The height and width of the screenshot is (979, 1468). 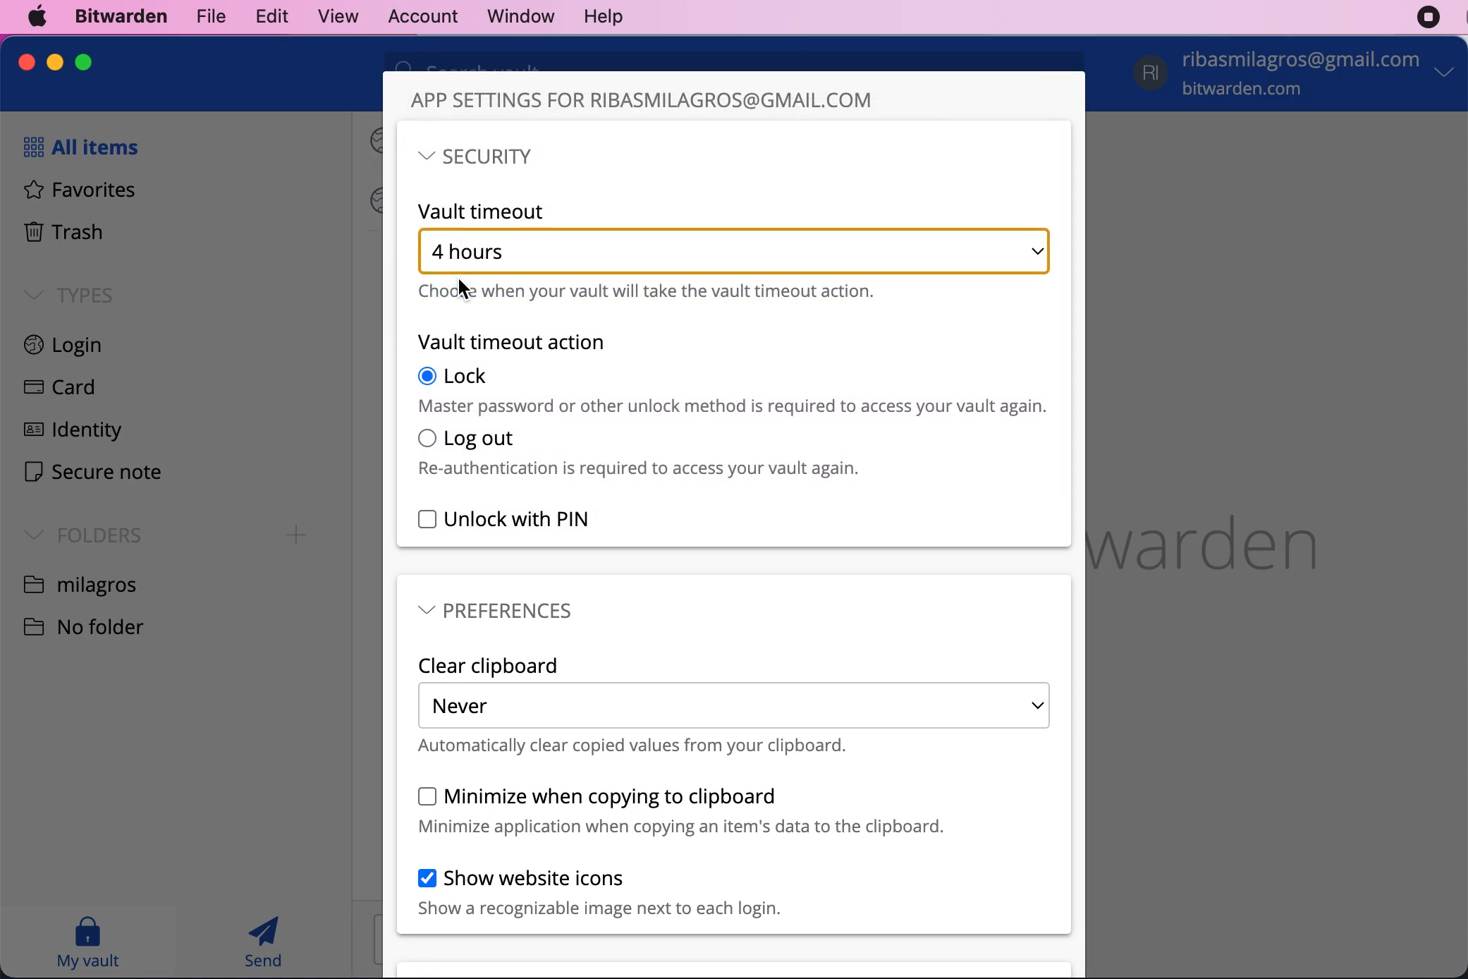 I want to click on account, so click(x=1297, y=75).